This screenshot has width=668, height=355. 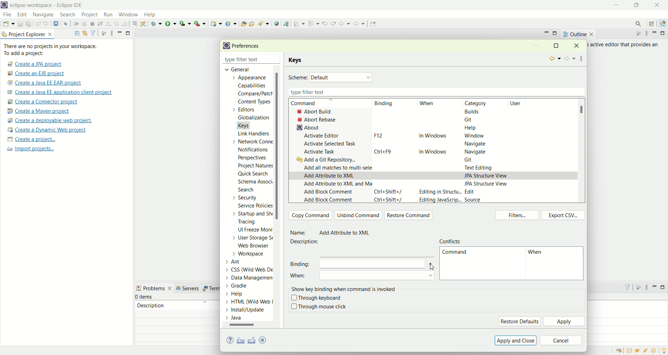 I want to click on oomph preference, so click(x=264, y=340).